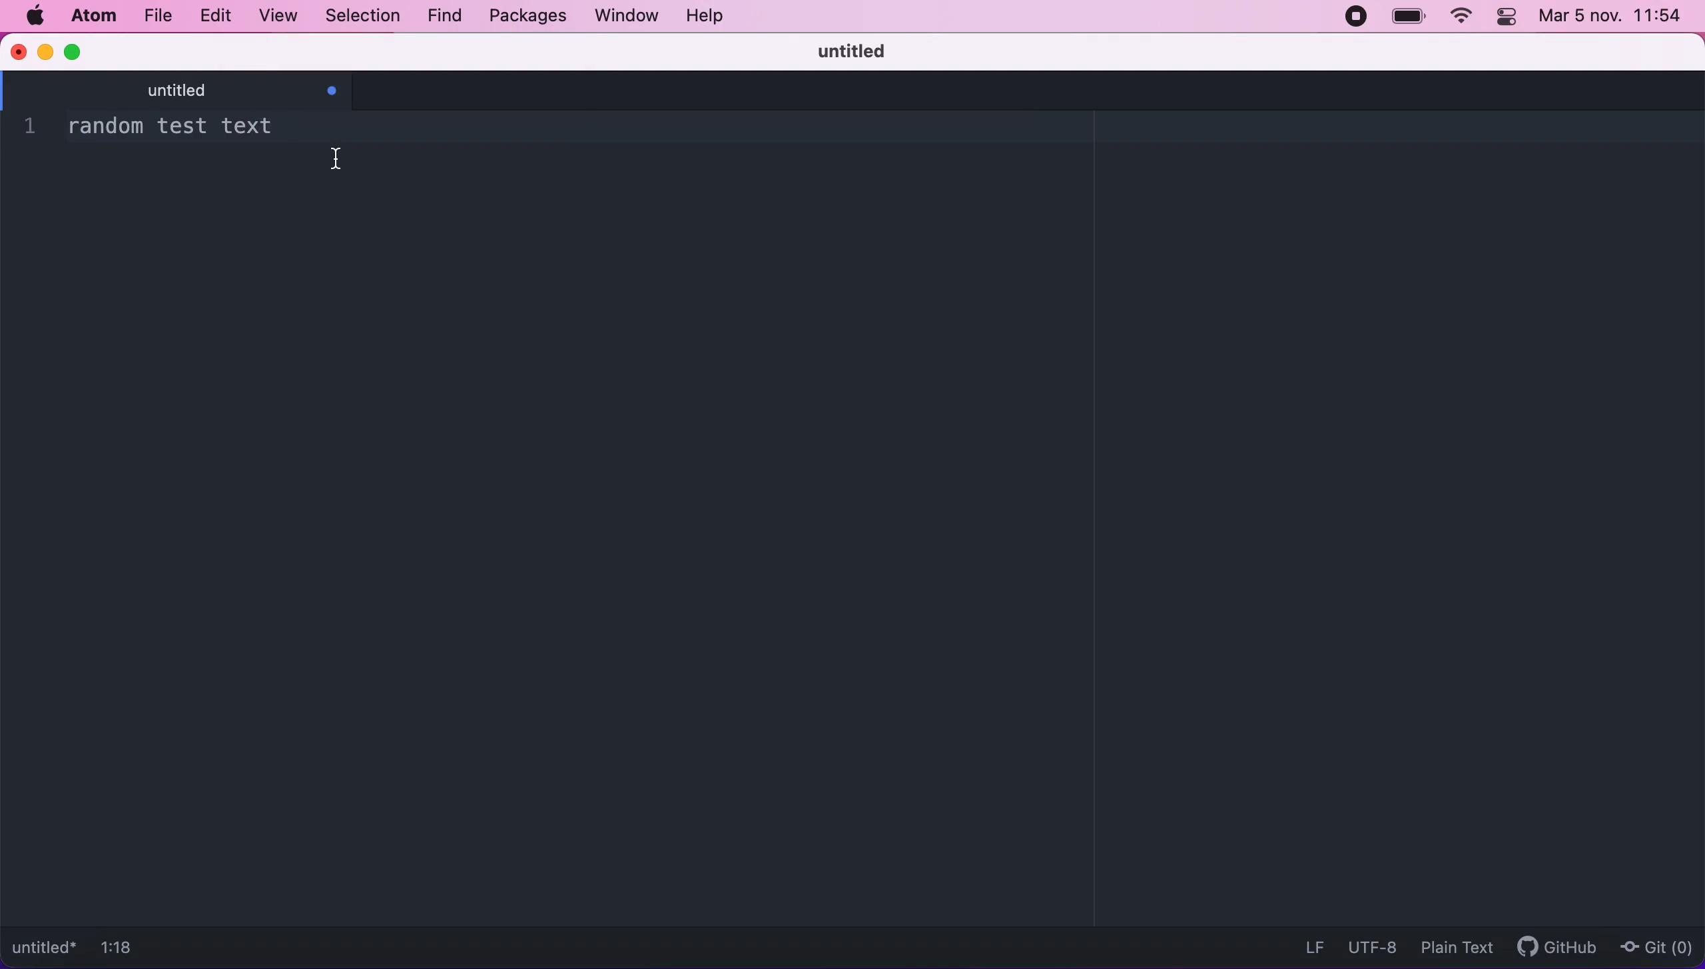  Describe the element at coordinates (1453, 946) in the screenshot. I see `plain text` at that location.